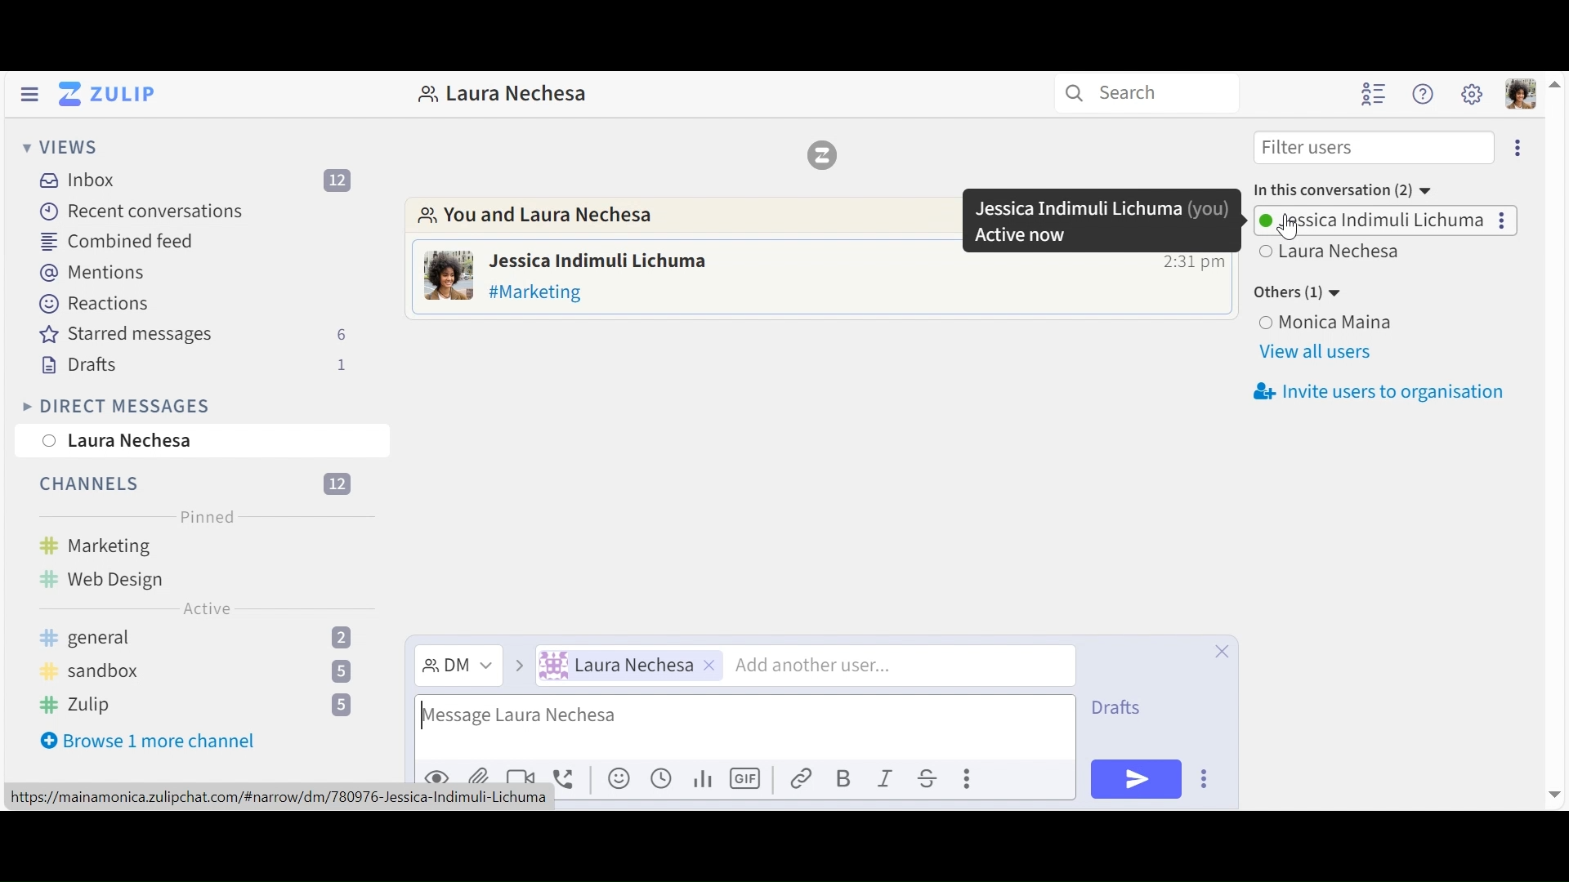  What do you see at coordinates (1135, 778) in the screenshot?
I see `Send` at bounding box center [1135, 778].